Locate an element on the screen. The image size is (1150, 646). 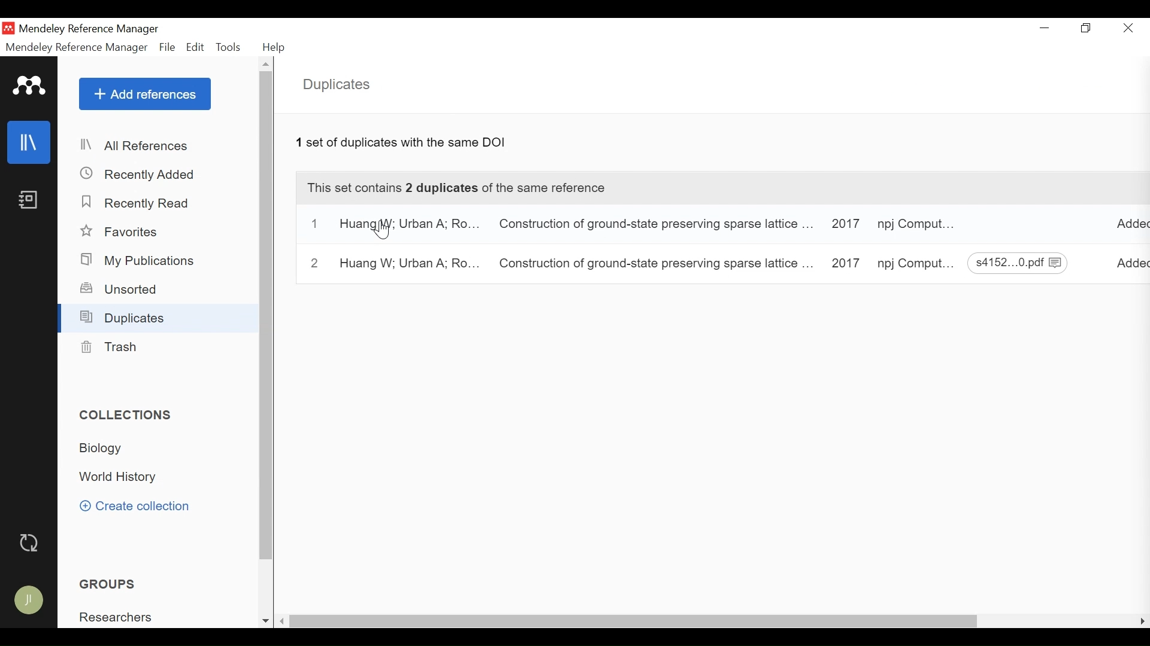
Mendeley Logo is located at coordinates (29, 86).